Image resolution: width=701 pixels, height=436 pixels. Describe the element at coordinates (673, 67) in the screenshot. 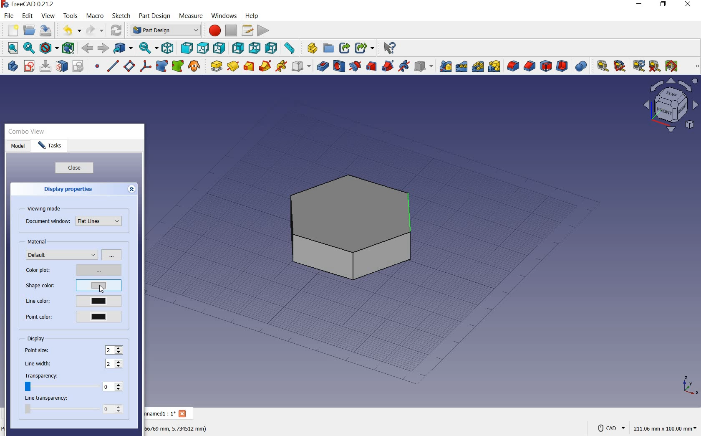

I see `Toggle all` at that location.